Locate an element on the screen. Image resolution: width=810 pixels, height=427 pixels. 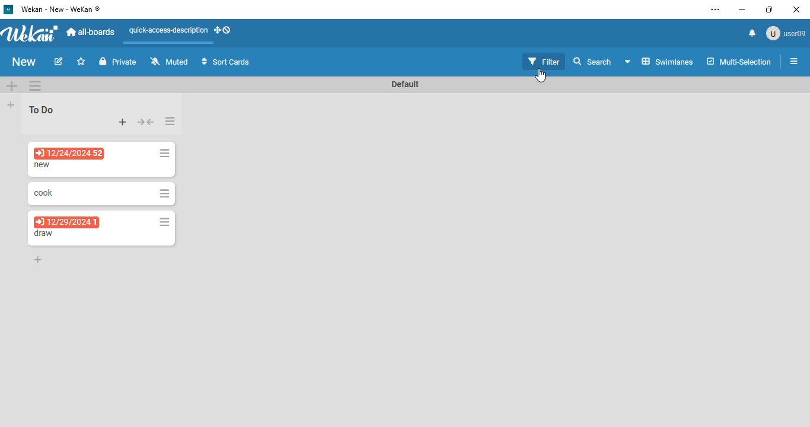
sort cards is located at coordinates (225, 61).